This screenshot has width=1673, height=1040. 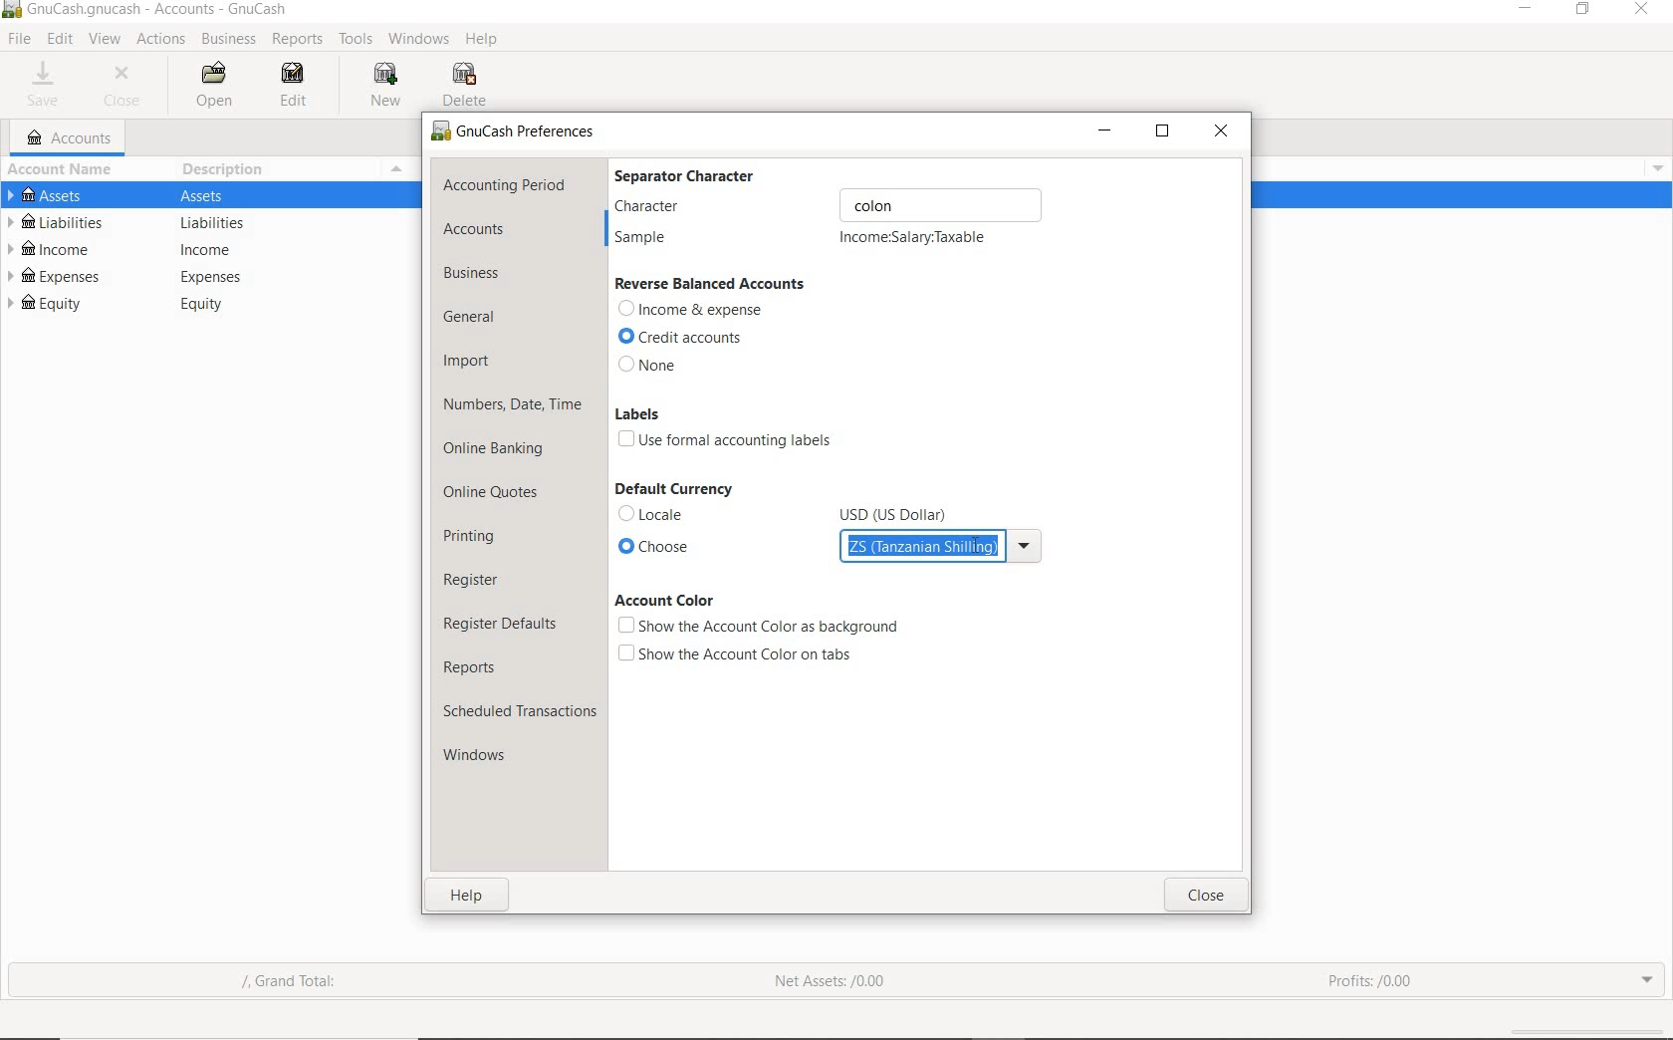 What do you see at coordinates (672, 489) in the screenshot?
I see `default currency` at bounding box center [672, 489].